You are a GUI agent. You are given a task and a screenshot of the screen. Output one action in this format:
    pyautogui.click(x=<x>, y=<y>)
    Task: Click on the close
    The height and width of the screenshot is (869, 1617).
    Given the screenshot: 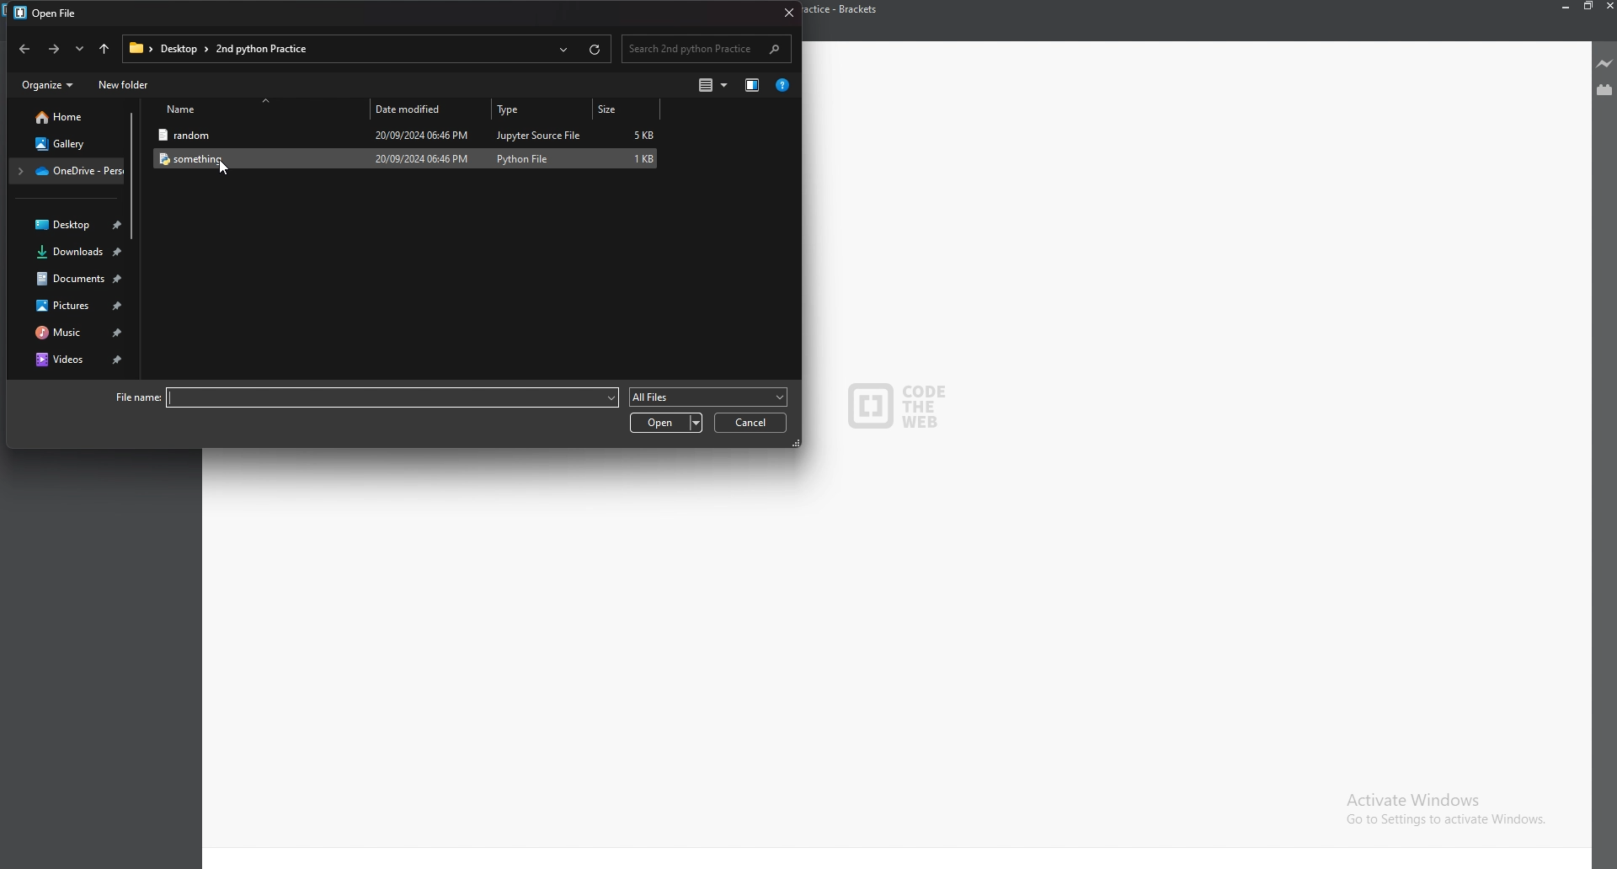 What is the action you would take?
    pyautogui.click(x=786, y=12)
    